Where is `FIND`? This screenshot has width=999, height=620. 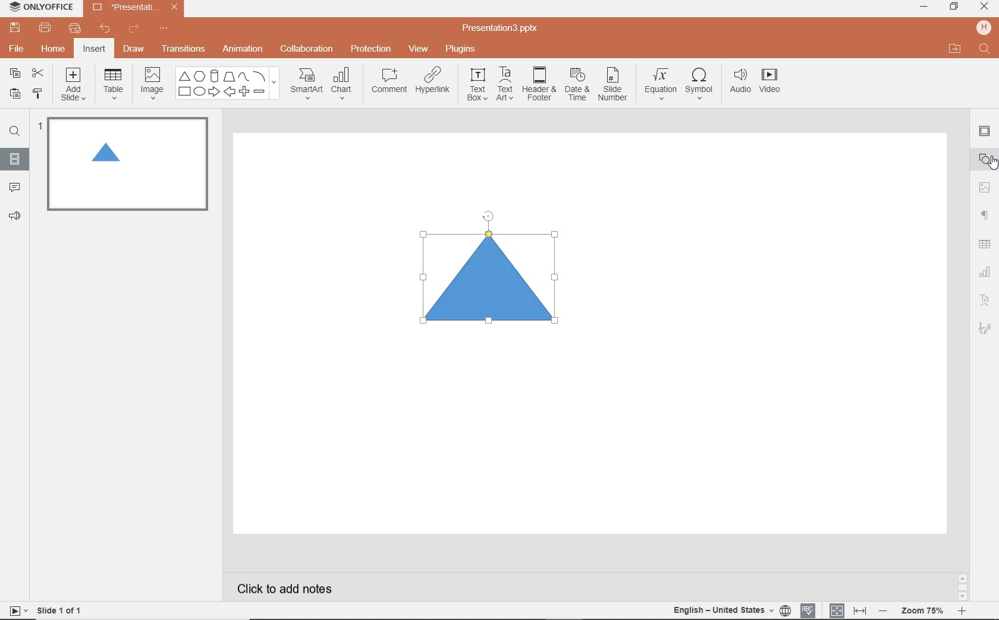 FIND is located at coordinates (985, 50).